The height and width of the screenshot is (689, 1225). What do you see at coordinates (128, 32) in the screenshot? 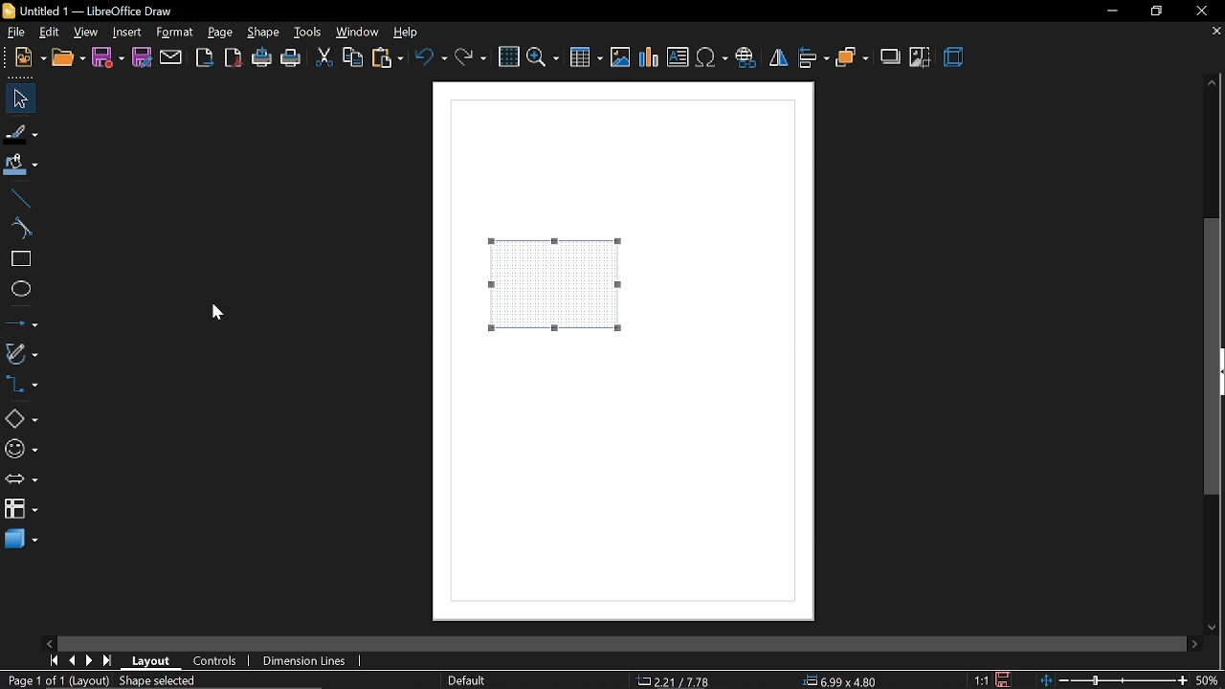
I see `insert` at bounding box center [128, 32].